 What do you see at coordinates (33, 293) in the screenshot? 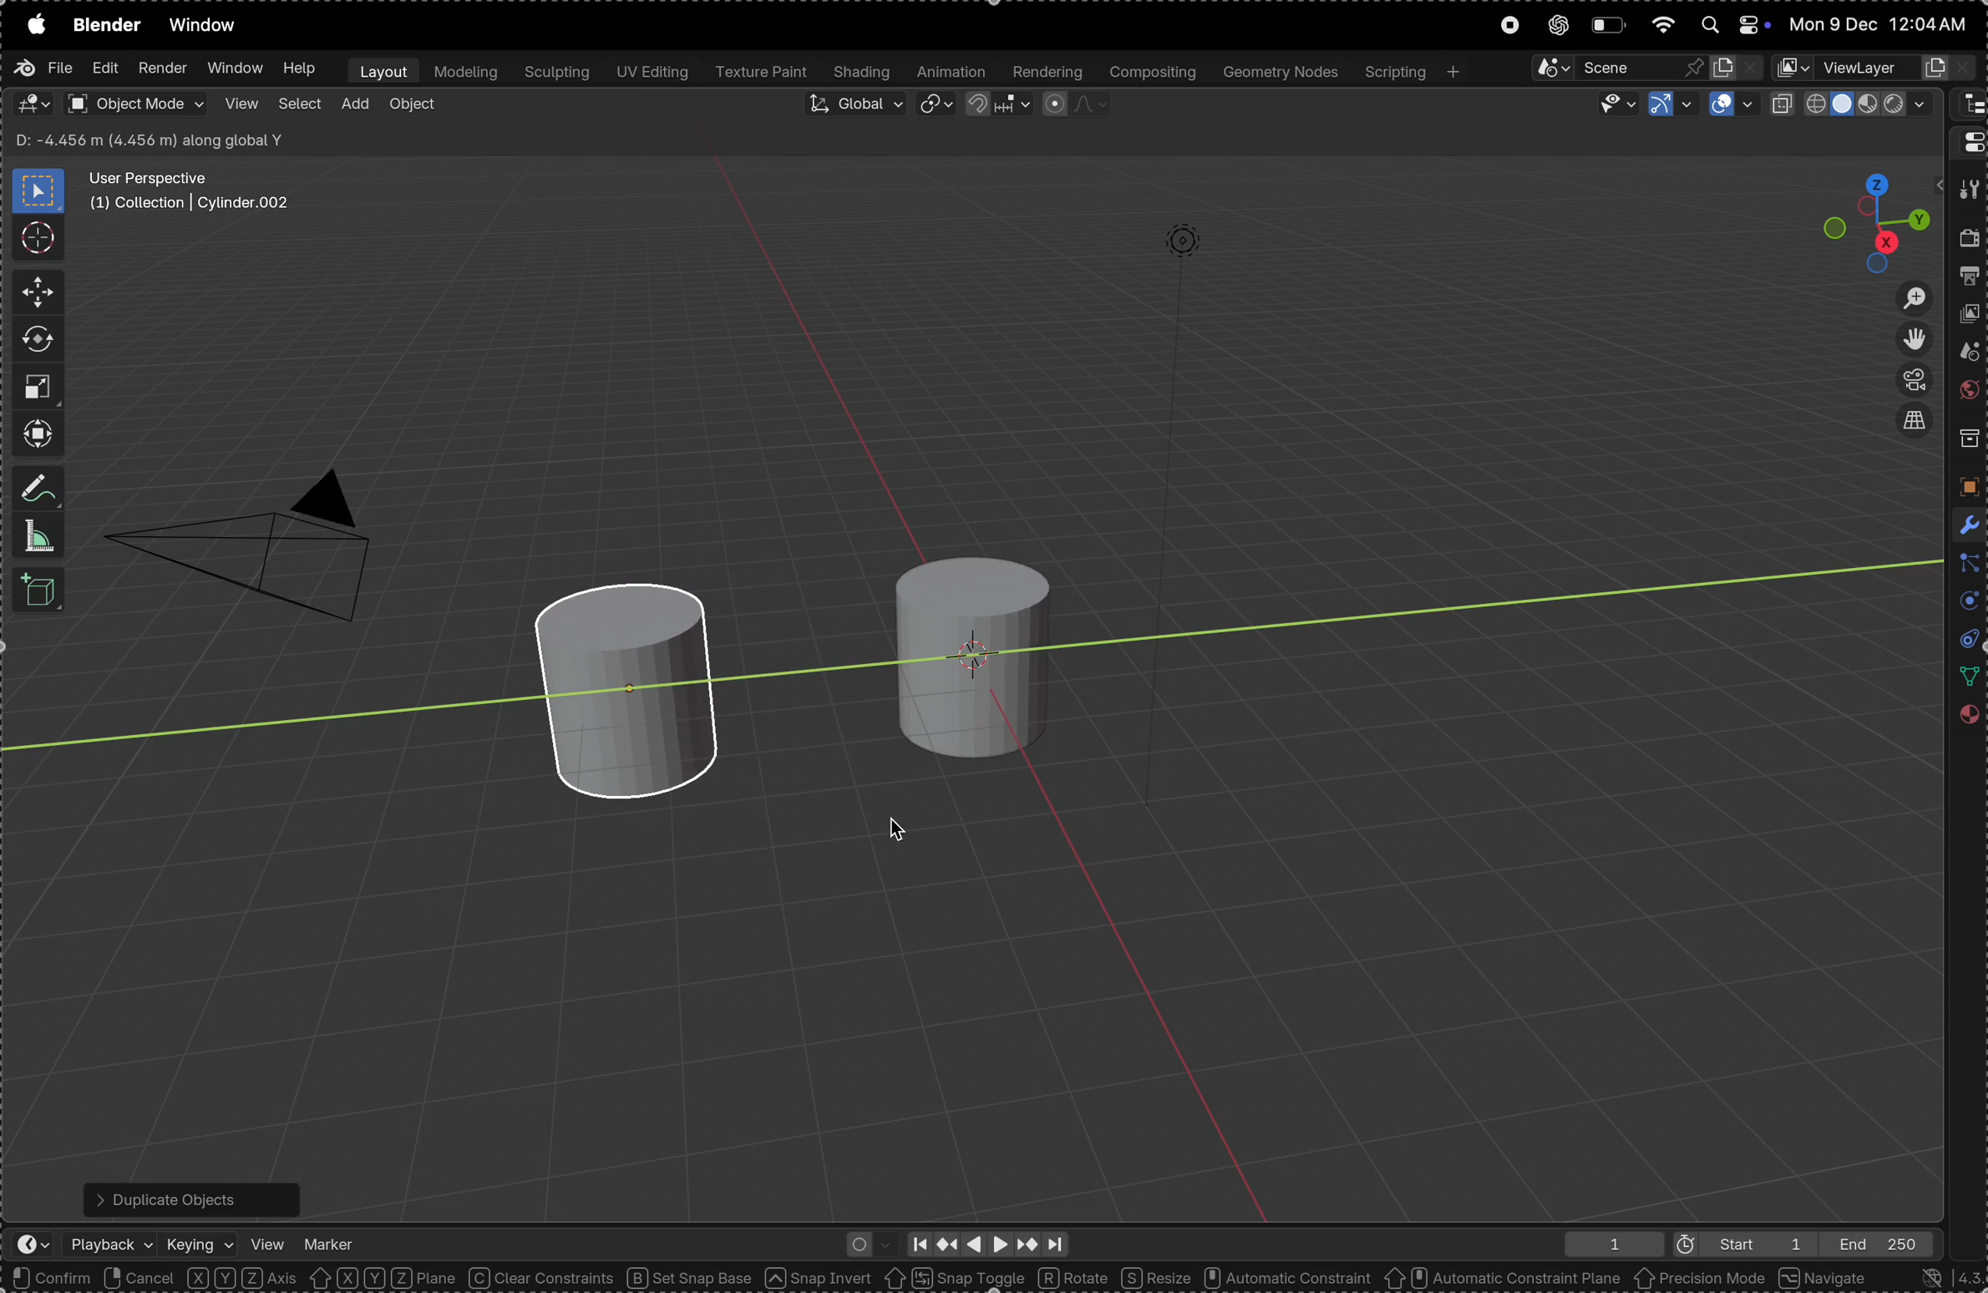
I see `move` at bounding box center [33, 293].